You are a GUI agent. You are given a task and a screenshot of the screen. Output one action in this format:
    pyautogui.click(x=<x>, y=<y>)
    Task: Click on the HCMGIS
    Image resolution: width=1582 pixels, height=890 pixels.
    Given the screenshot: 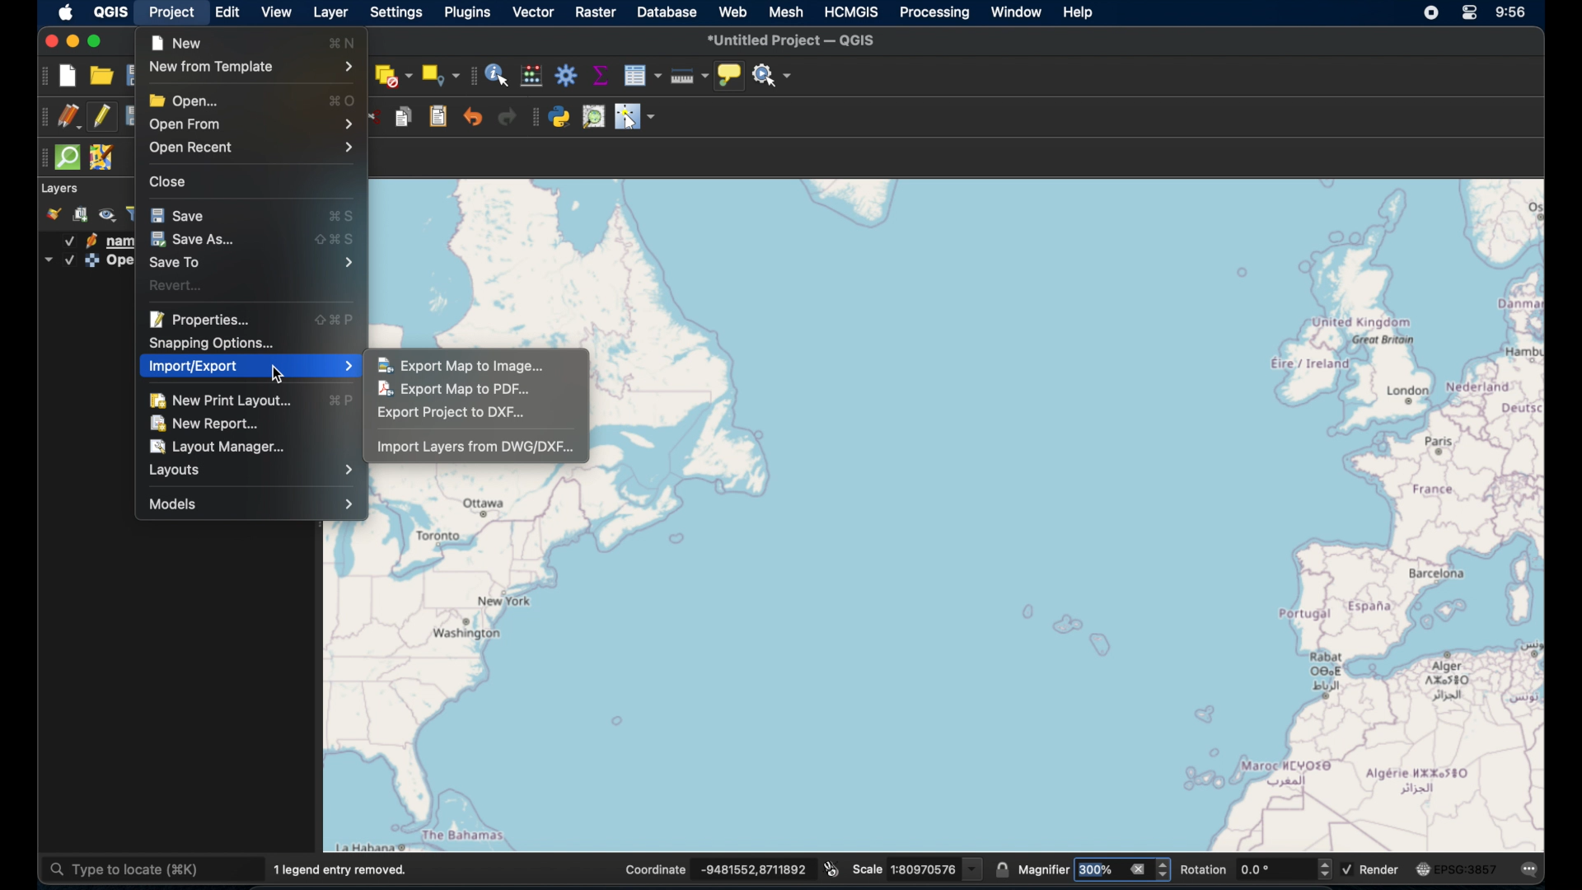 What is the action you would take?
    pyautogui.click(x=851, y=12)
    